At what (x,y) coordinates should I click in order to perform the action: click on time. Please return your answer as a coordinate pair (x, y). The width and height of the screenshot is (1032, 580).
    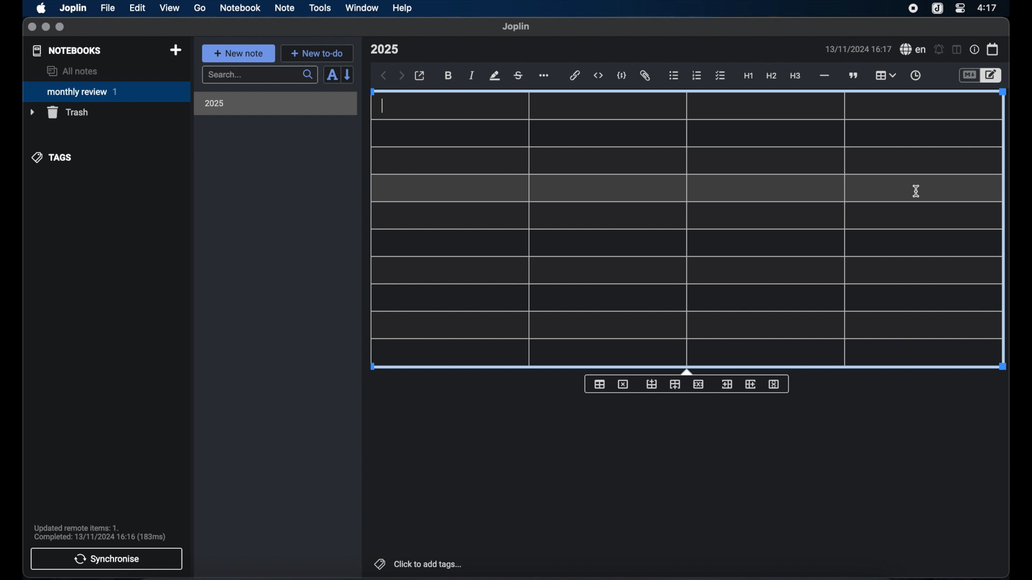
    Looking at the image, I should click on (988, 8).